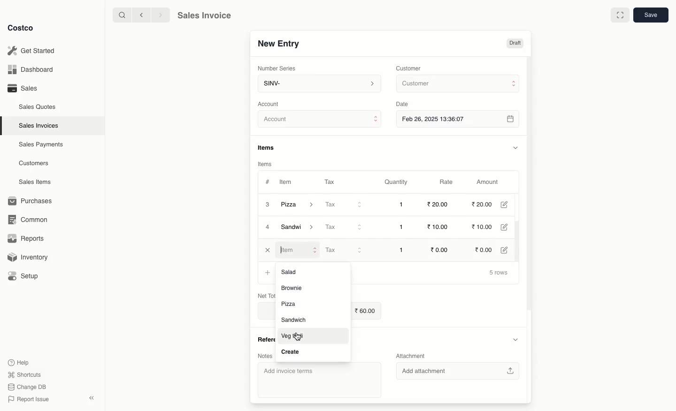  What do you see at coordinates (30, 256) in the screenshot?
I see `Inventory` at bounding box center [30, 256].